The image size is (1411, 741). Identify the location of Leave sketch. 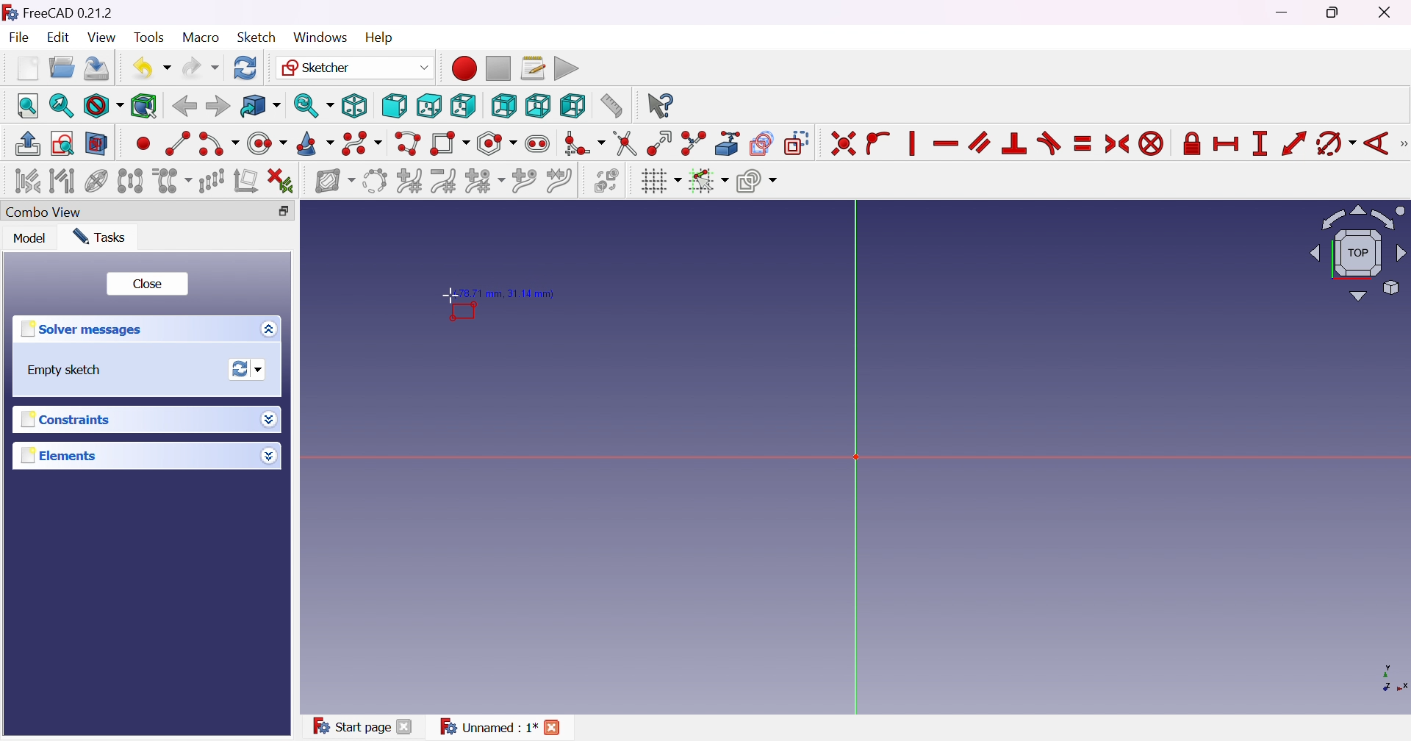
(29, 144).